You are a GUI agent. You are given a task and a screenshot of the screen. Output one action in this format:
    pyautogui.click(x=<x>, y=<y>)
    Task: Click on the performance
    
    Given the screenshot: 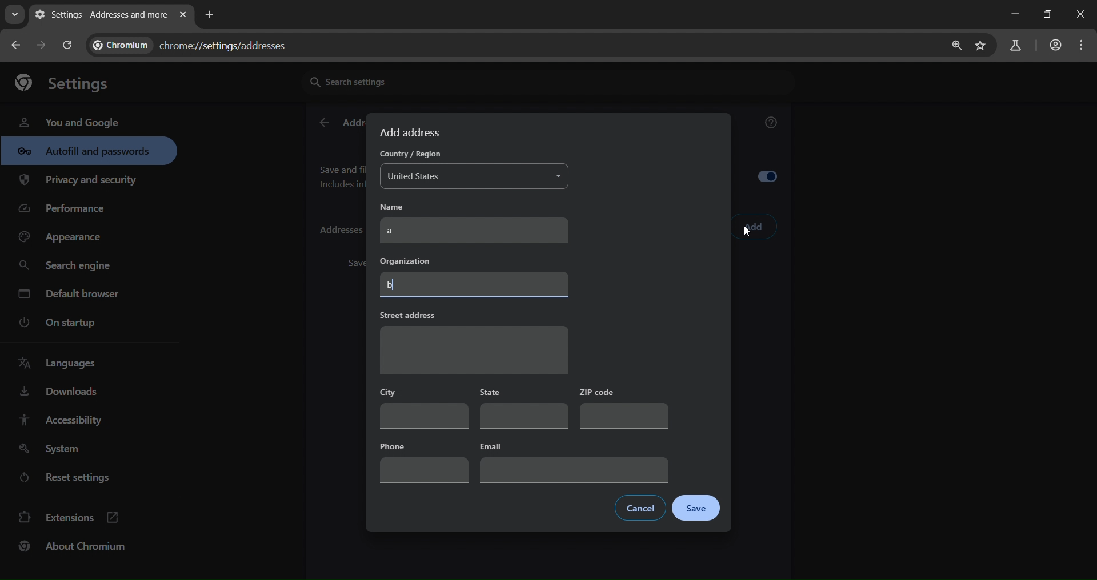 What is the action you would take?
    pyautogui.click(x=66, y=211)
    